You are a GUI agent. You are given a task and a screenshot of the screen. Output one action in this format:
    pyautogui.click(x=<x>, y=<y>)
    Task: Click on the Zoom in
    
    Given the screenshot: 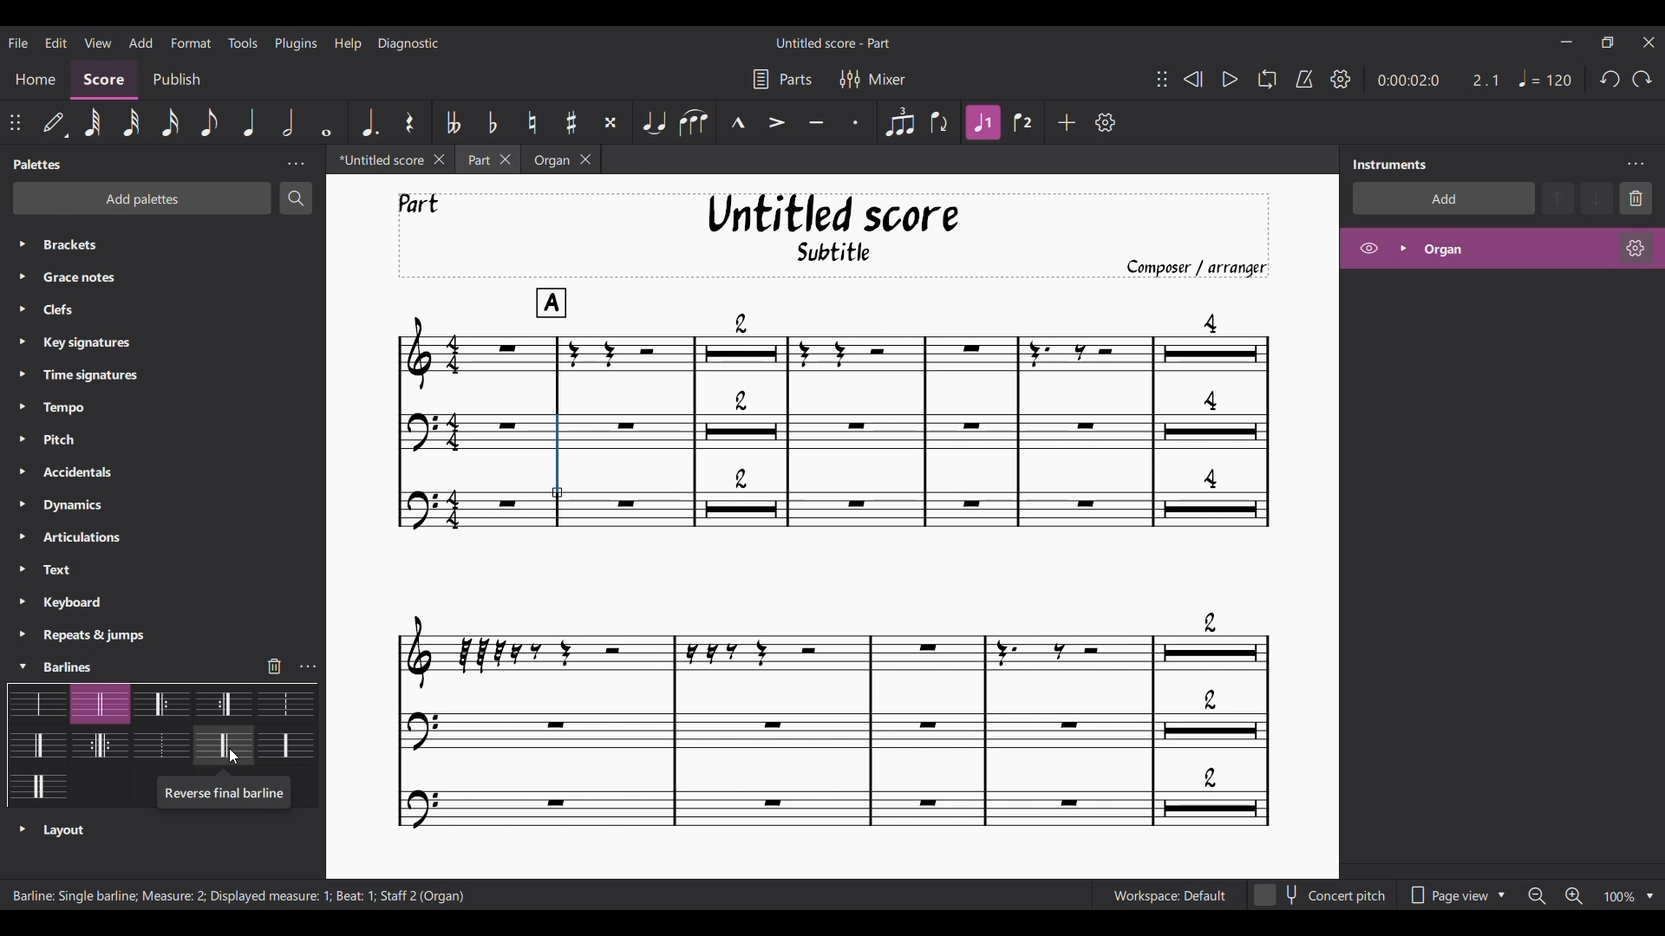 What is the action you would take?
    pyautogui.click(x=1573, y=896)
    